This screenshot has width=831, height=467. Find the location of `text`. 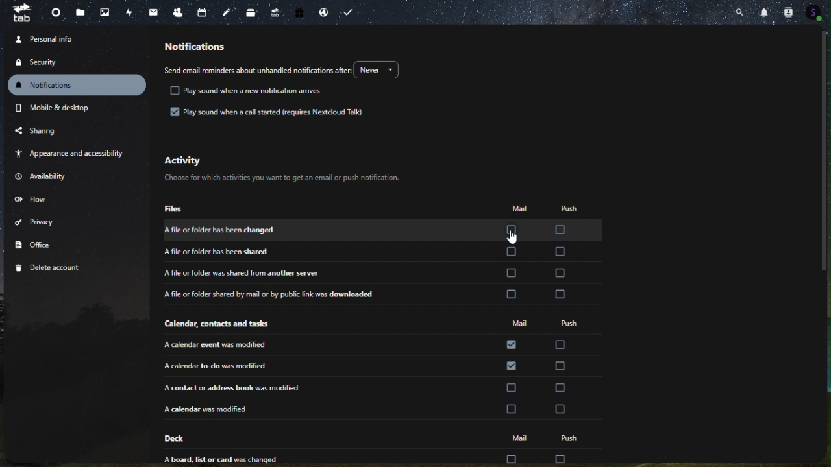

text is located at coordinates (256, 91).